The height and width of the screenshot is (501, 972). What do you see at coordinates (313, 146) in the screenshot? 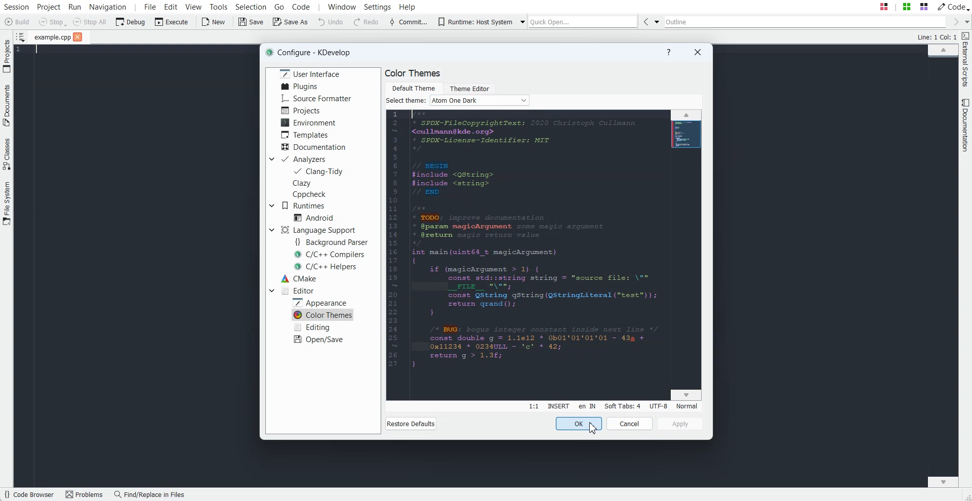
I see `Documentation` at bounding box center [313, 146].